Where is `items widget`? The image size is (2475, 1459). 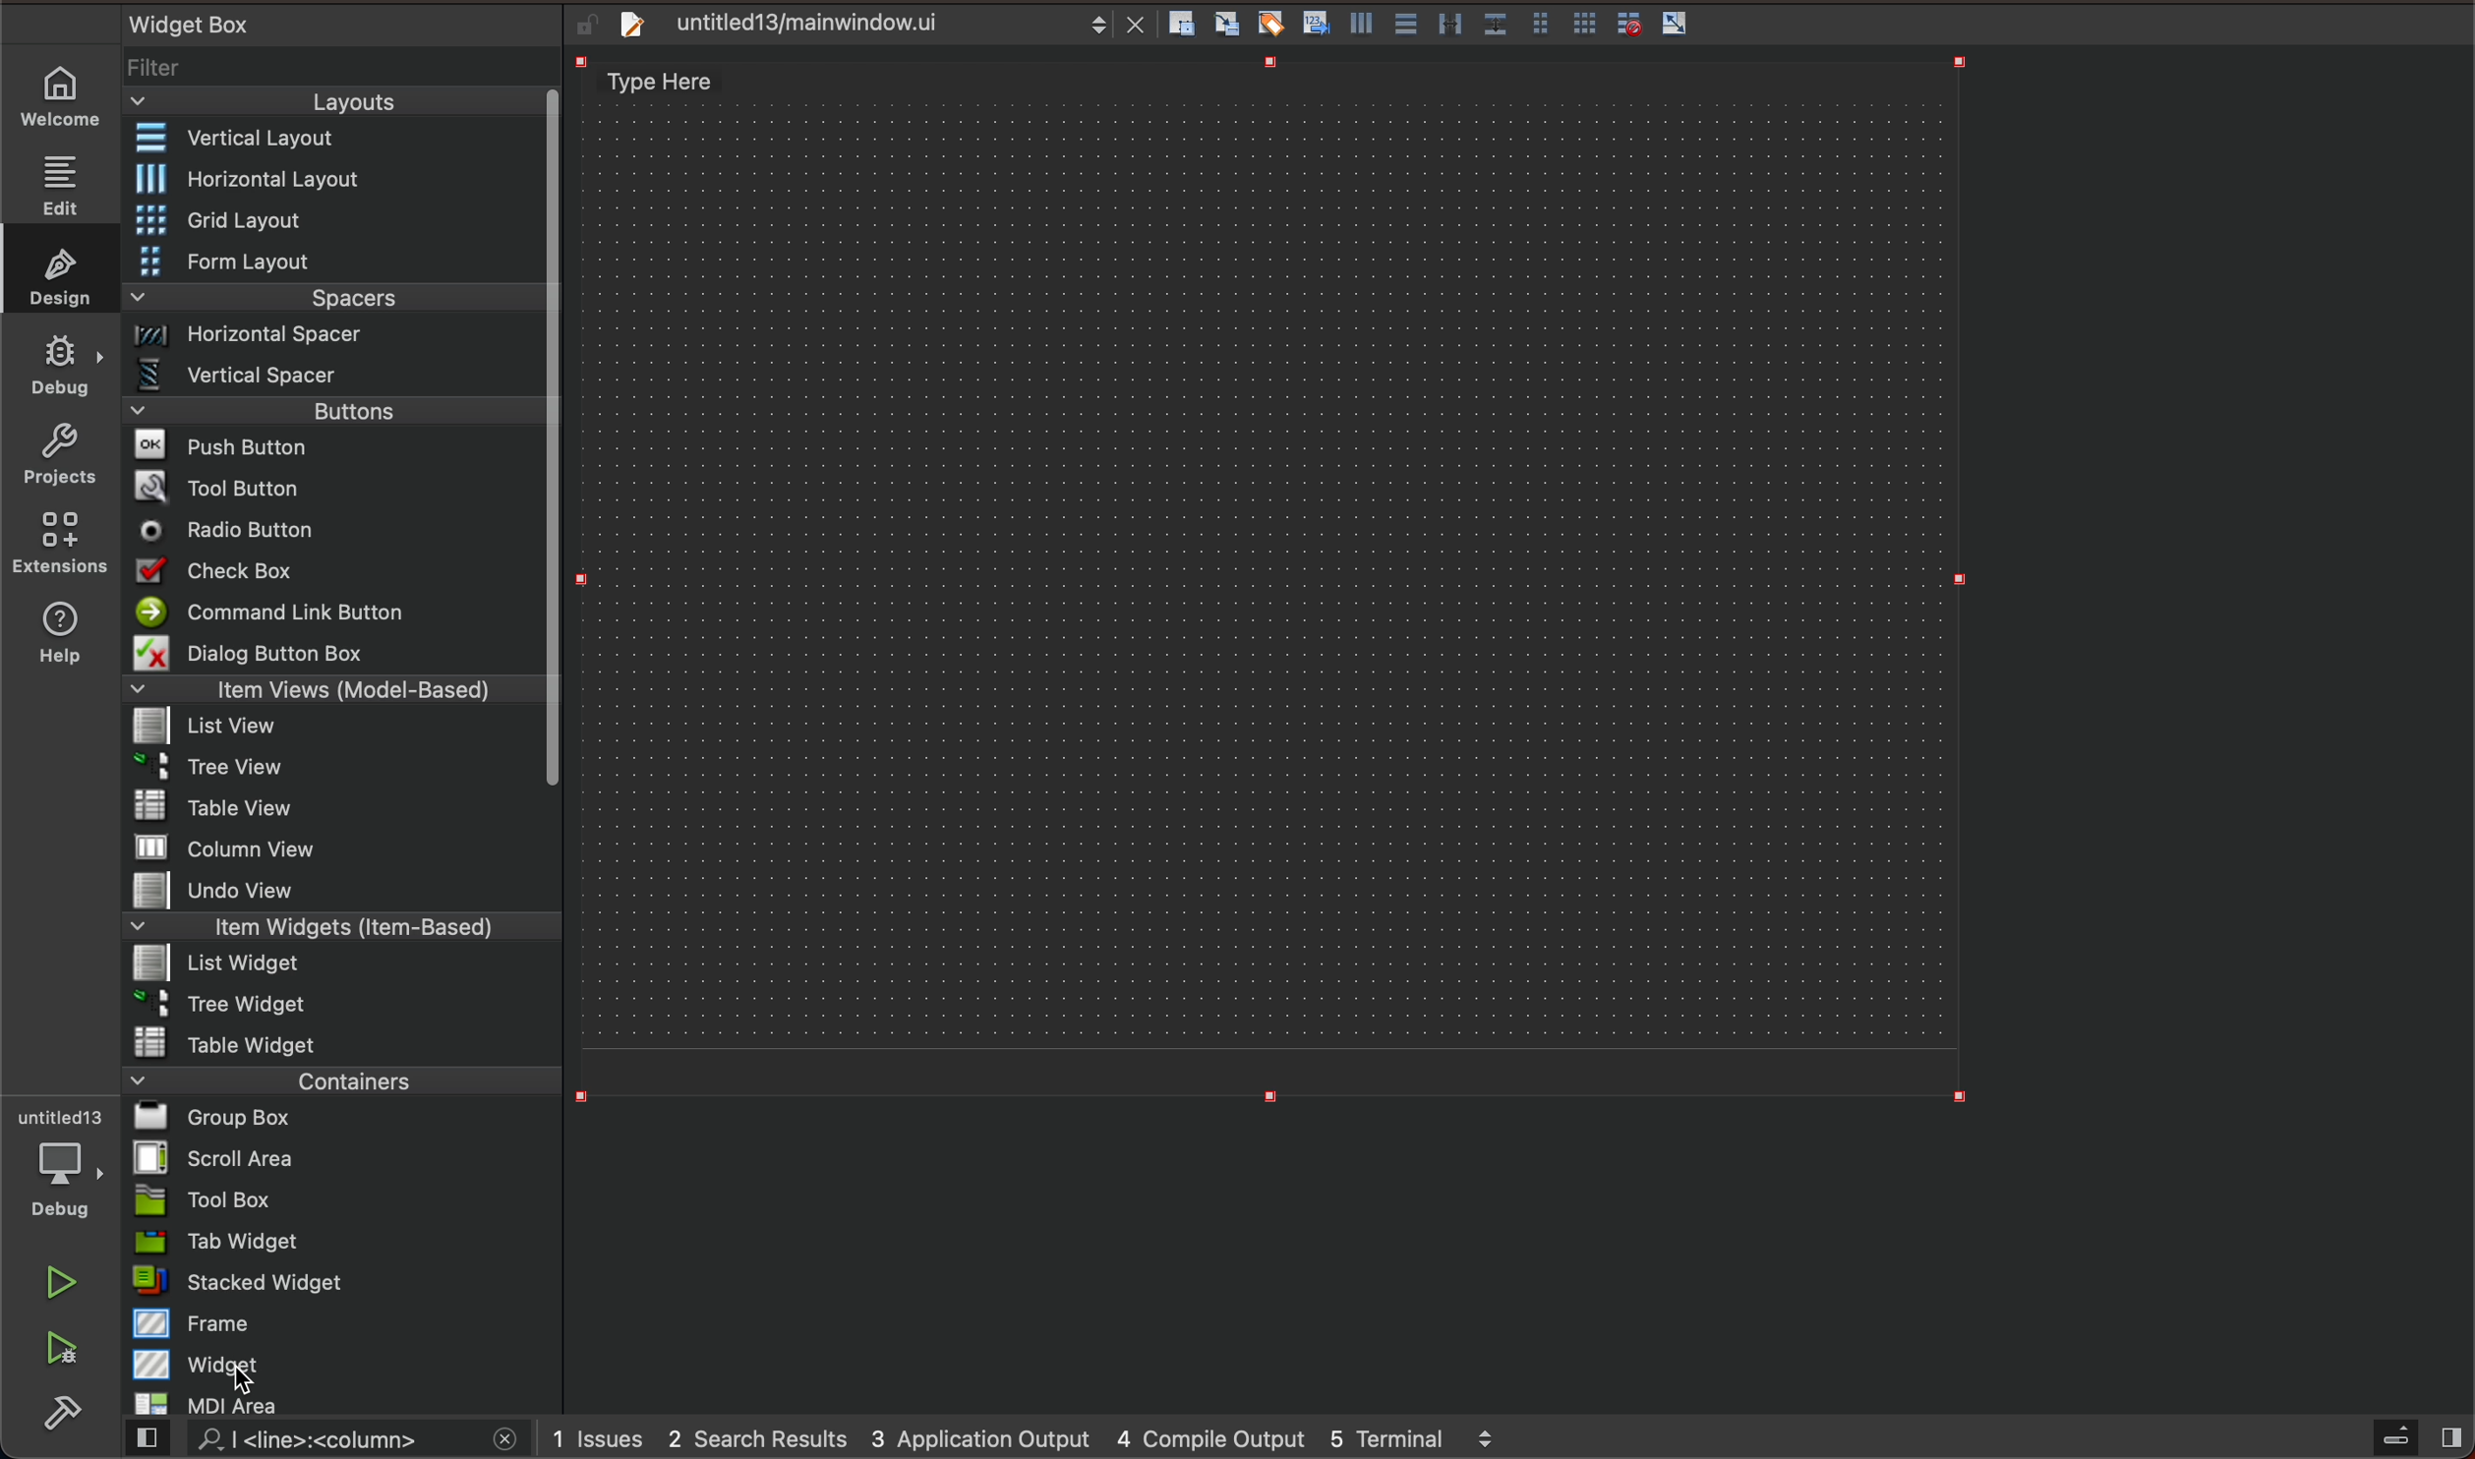 items widget is located at coordinates (334, 927).